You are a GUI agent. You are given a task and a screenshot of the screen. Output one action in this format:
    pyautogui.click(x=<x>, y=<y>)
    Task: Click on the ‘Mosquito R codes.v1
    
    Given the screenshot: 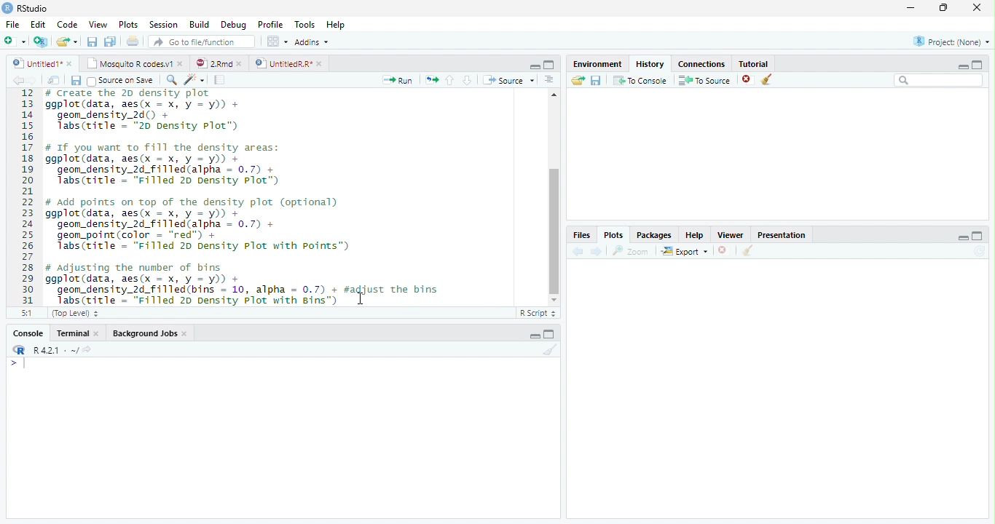 What is the action you would take?
    pyautogui.click(x=130, y=63)
    